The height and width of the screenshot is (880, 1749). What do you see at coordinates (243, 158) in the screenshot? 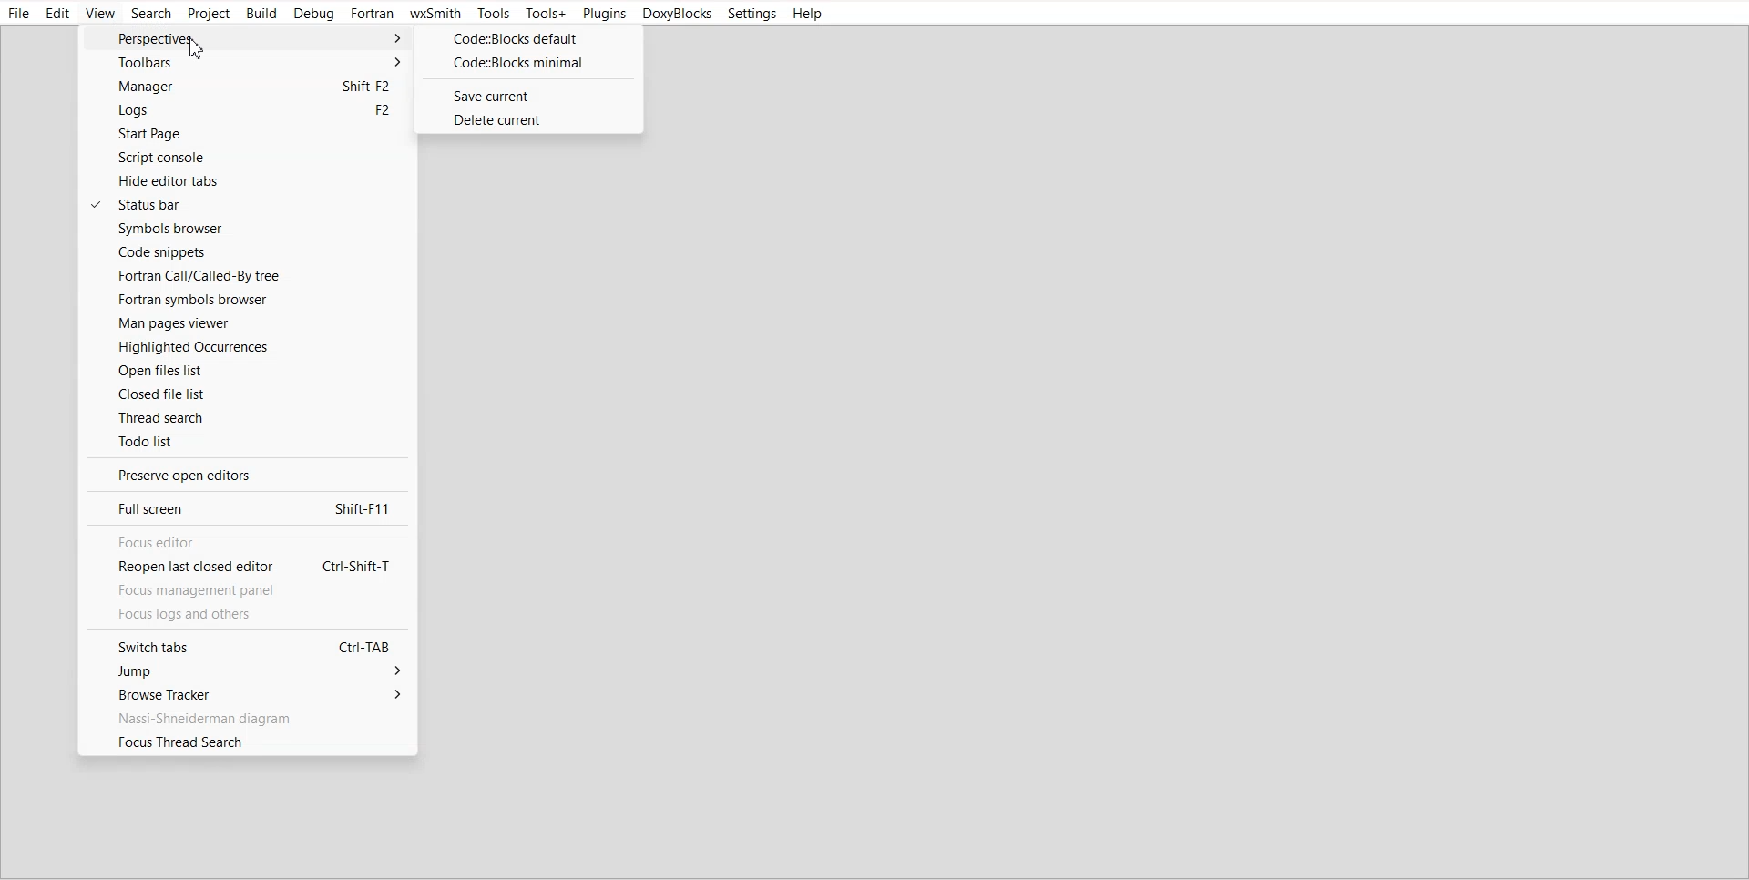
I see `Script console` at bounding box center [243, 158].